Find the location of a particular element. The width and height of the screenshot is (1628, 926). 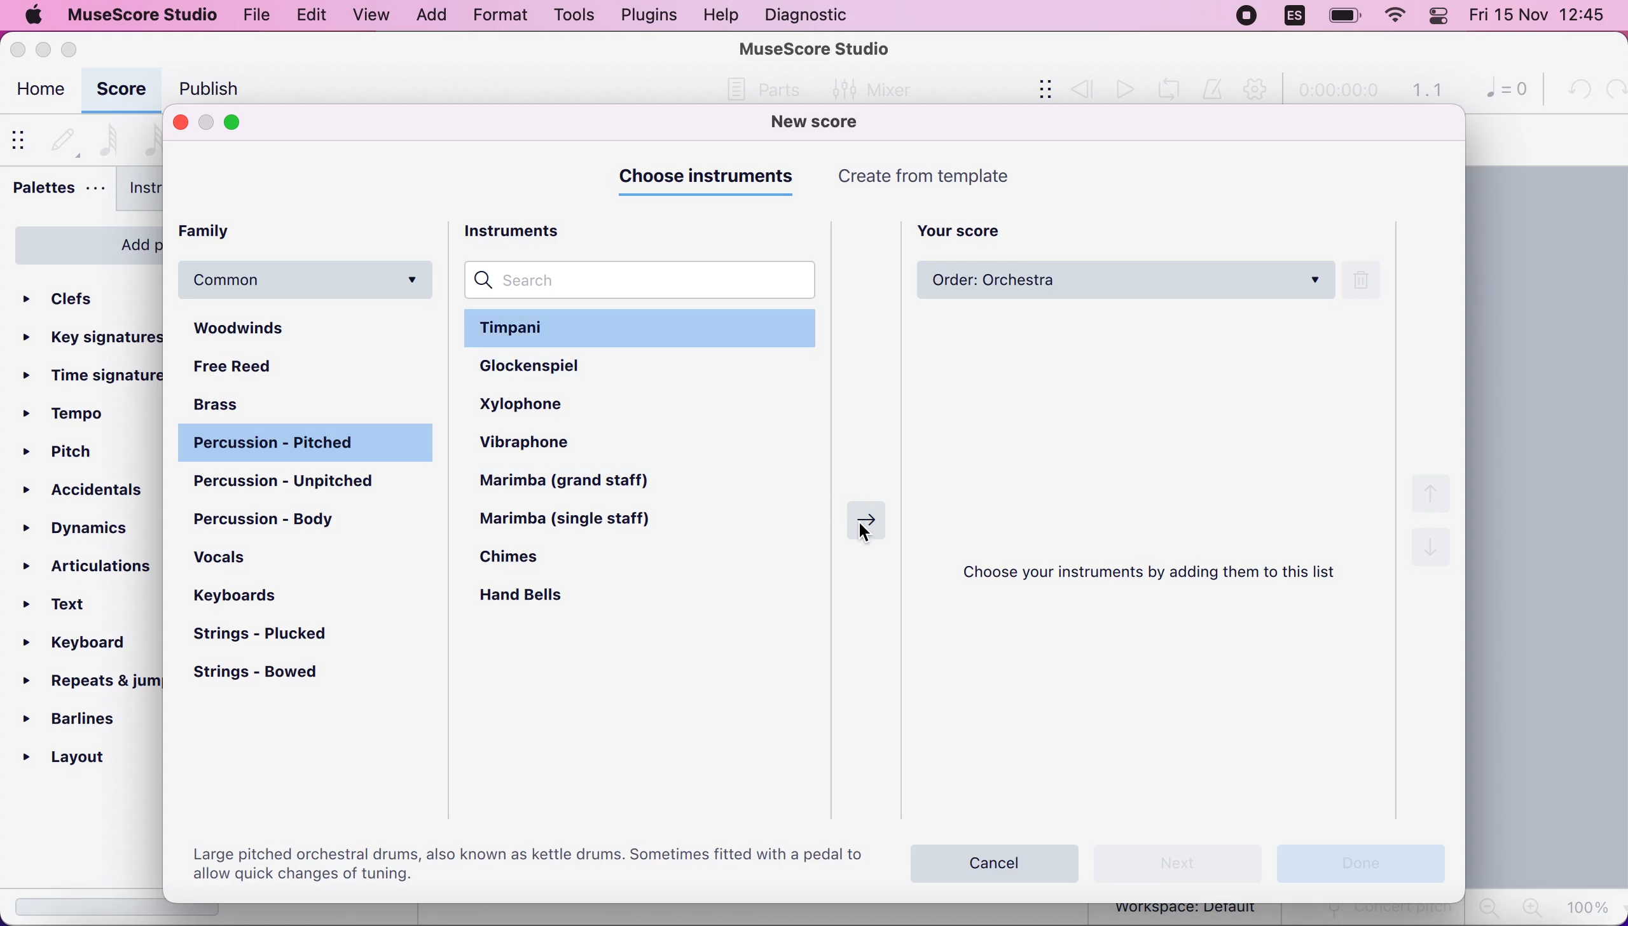

instruments is located at coordinates (529, 229).